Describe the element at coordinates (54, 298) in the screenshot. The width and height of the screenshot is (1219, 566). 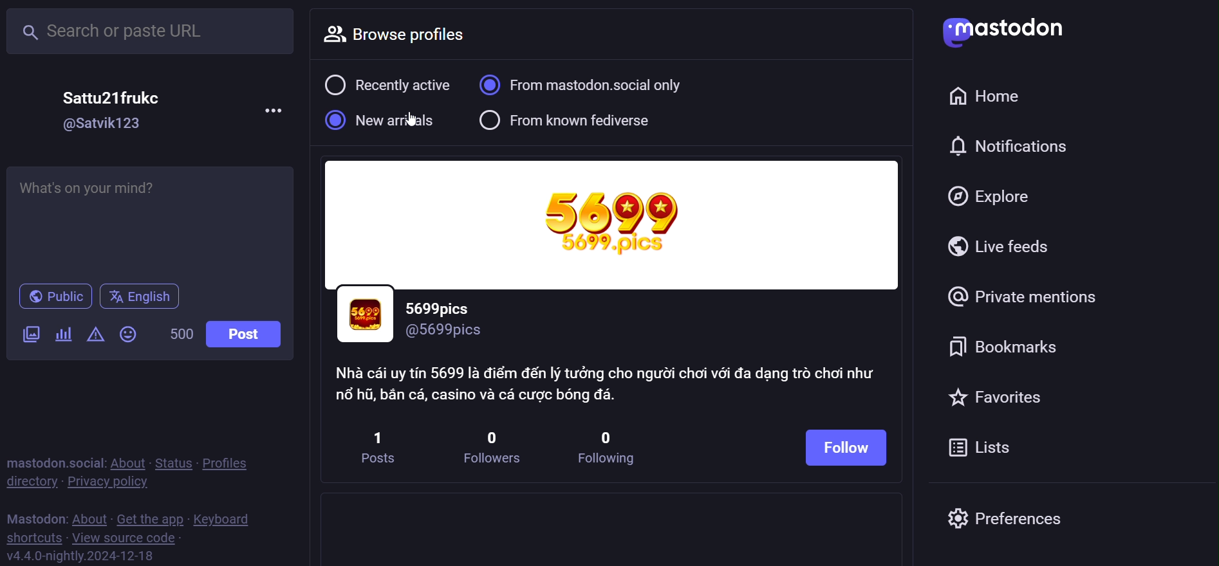
I see `public` at that location.